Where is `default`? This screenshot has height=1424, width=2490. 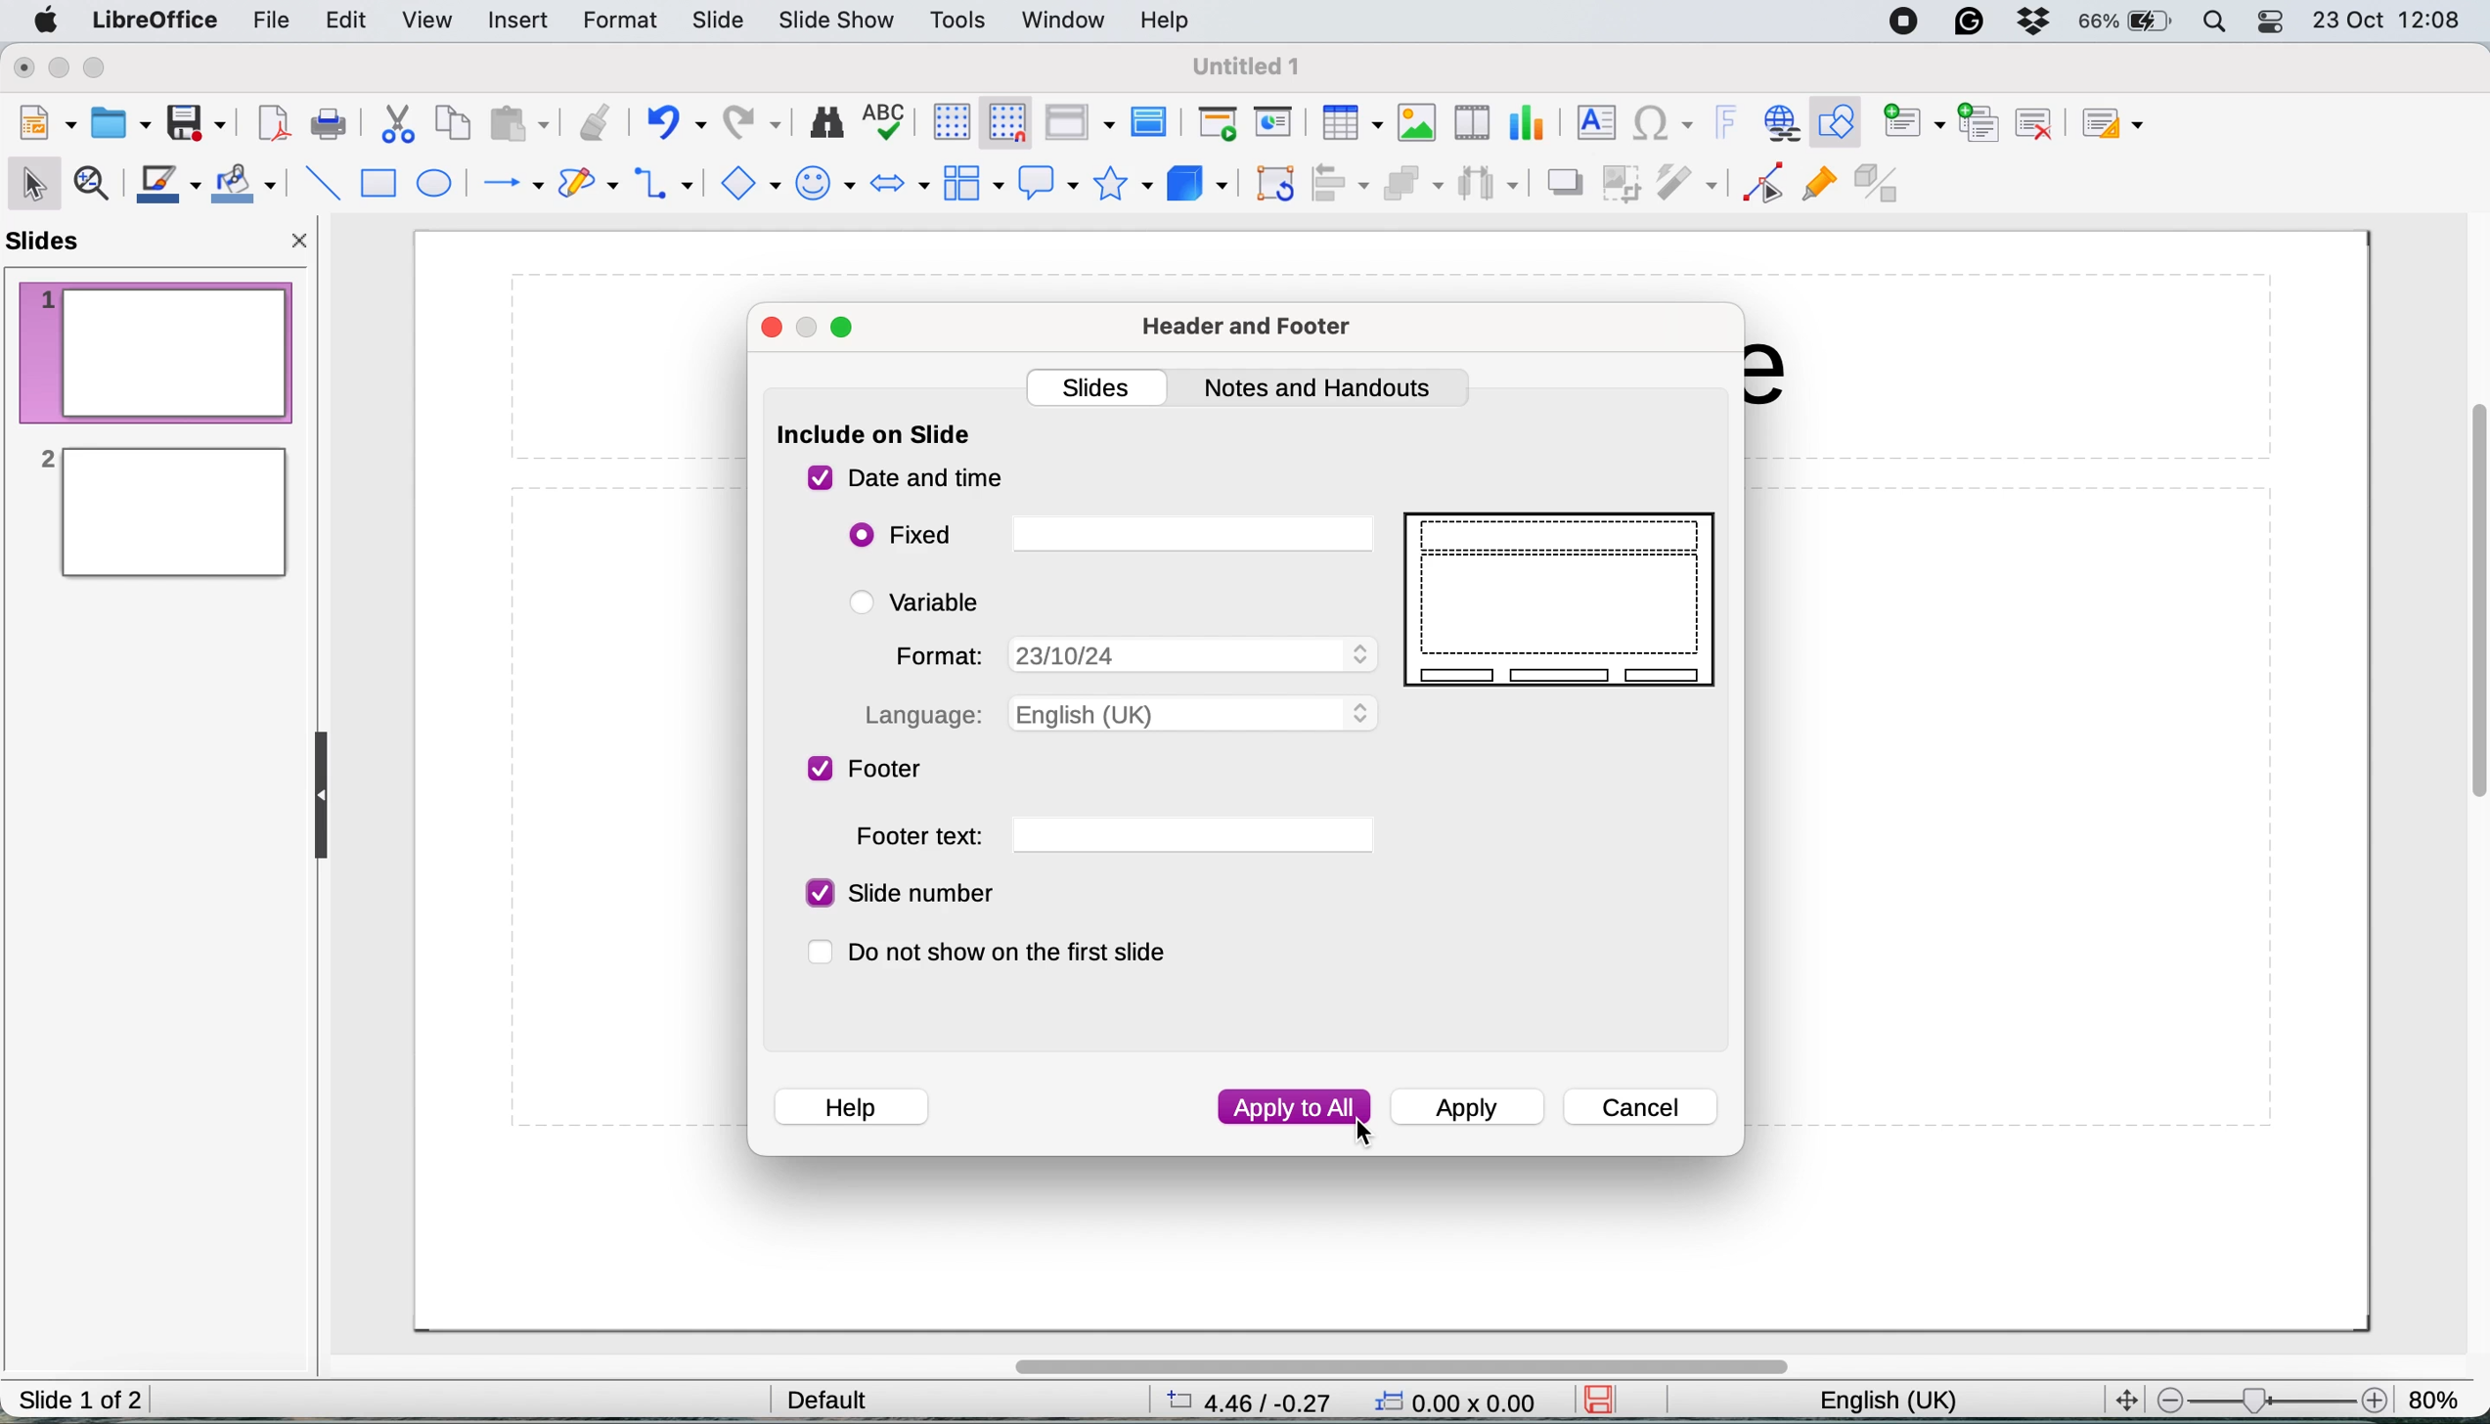
default is located at coordinates (836, 1399).